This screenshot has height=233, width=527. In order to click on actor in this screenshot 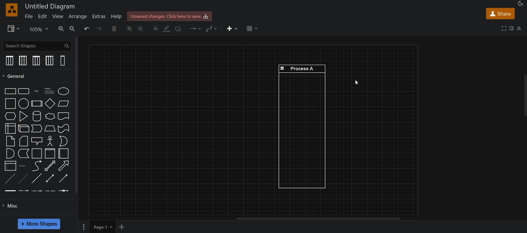, I will do `click(51, 141)`.